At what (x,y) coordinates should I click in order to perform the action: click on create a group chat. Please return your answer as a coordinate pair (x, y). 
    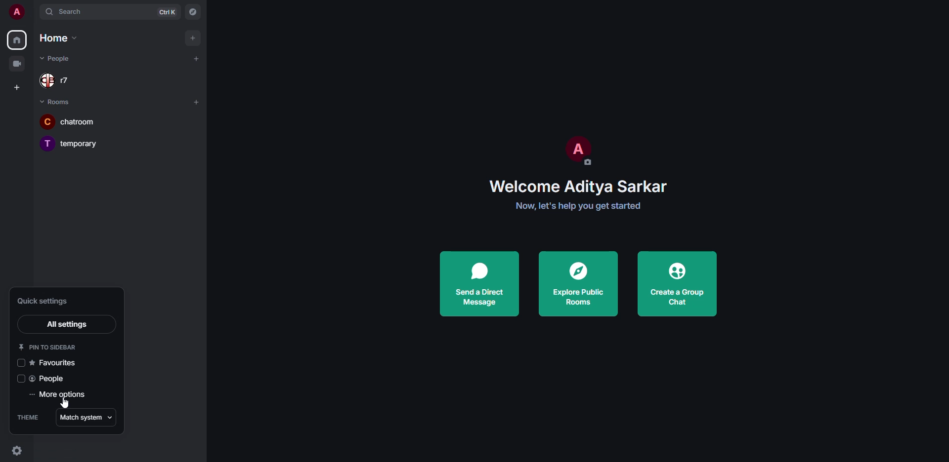
    Looking at the image, I should click on (676, 284).